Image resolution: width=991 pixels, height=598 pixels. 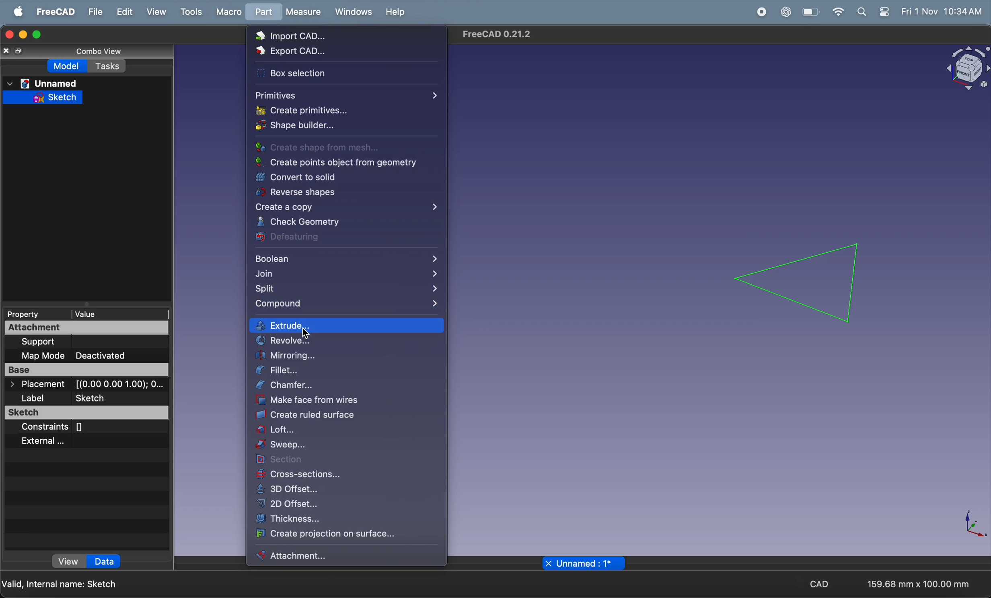 What do you see at coordinates (50, 97) in the screenshot?
I see `sketch` at bounding box center [50, 97].